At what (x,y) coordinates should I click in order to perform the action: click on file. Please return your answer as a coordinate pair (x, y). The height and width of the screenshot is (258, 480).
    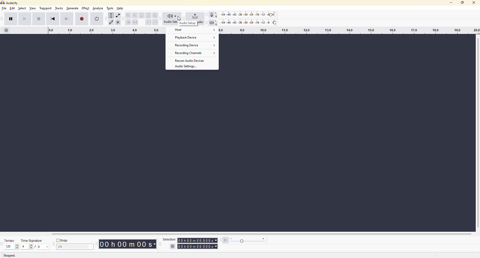
    Looking at the image, I should click on (4, 9).